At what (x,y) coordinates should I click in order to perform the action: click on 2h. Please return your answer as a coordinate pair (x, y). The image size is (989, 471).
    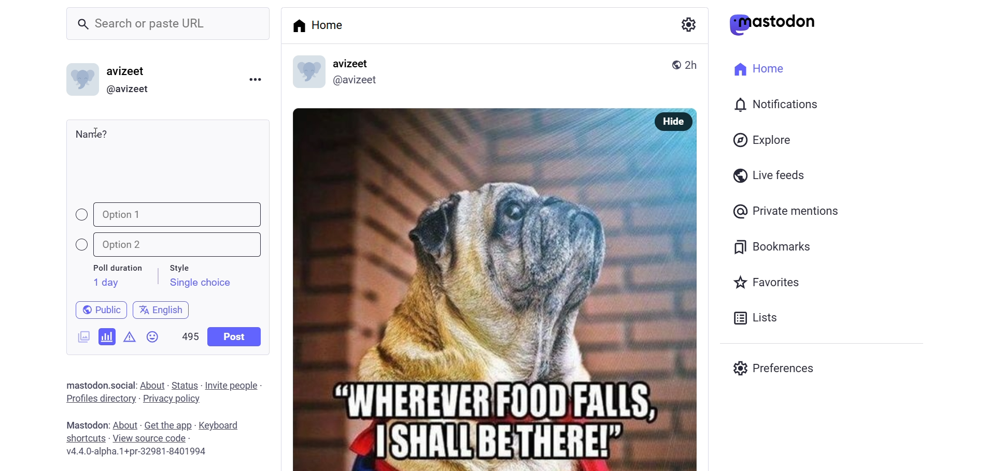
    Looking at the image, I should click on (695, 60).